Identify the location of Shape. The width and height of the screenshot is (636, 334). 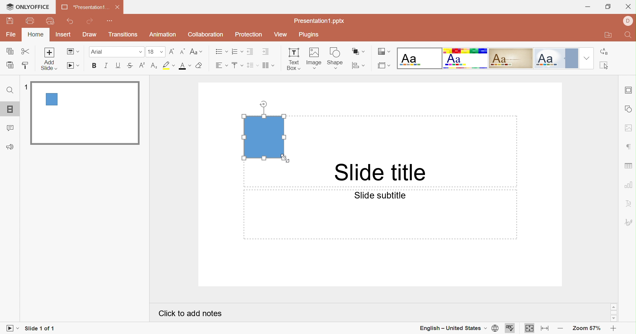
(335, 59).